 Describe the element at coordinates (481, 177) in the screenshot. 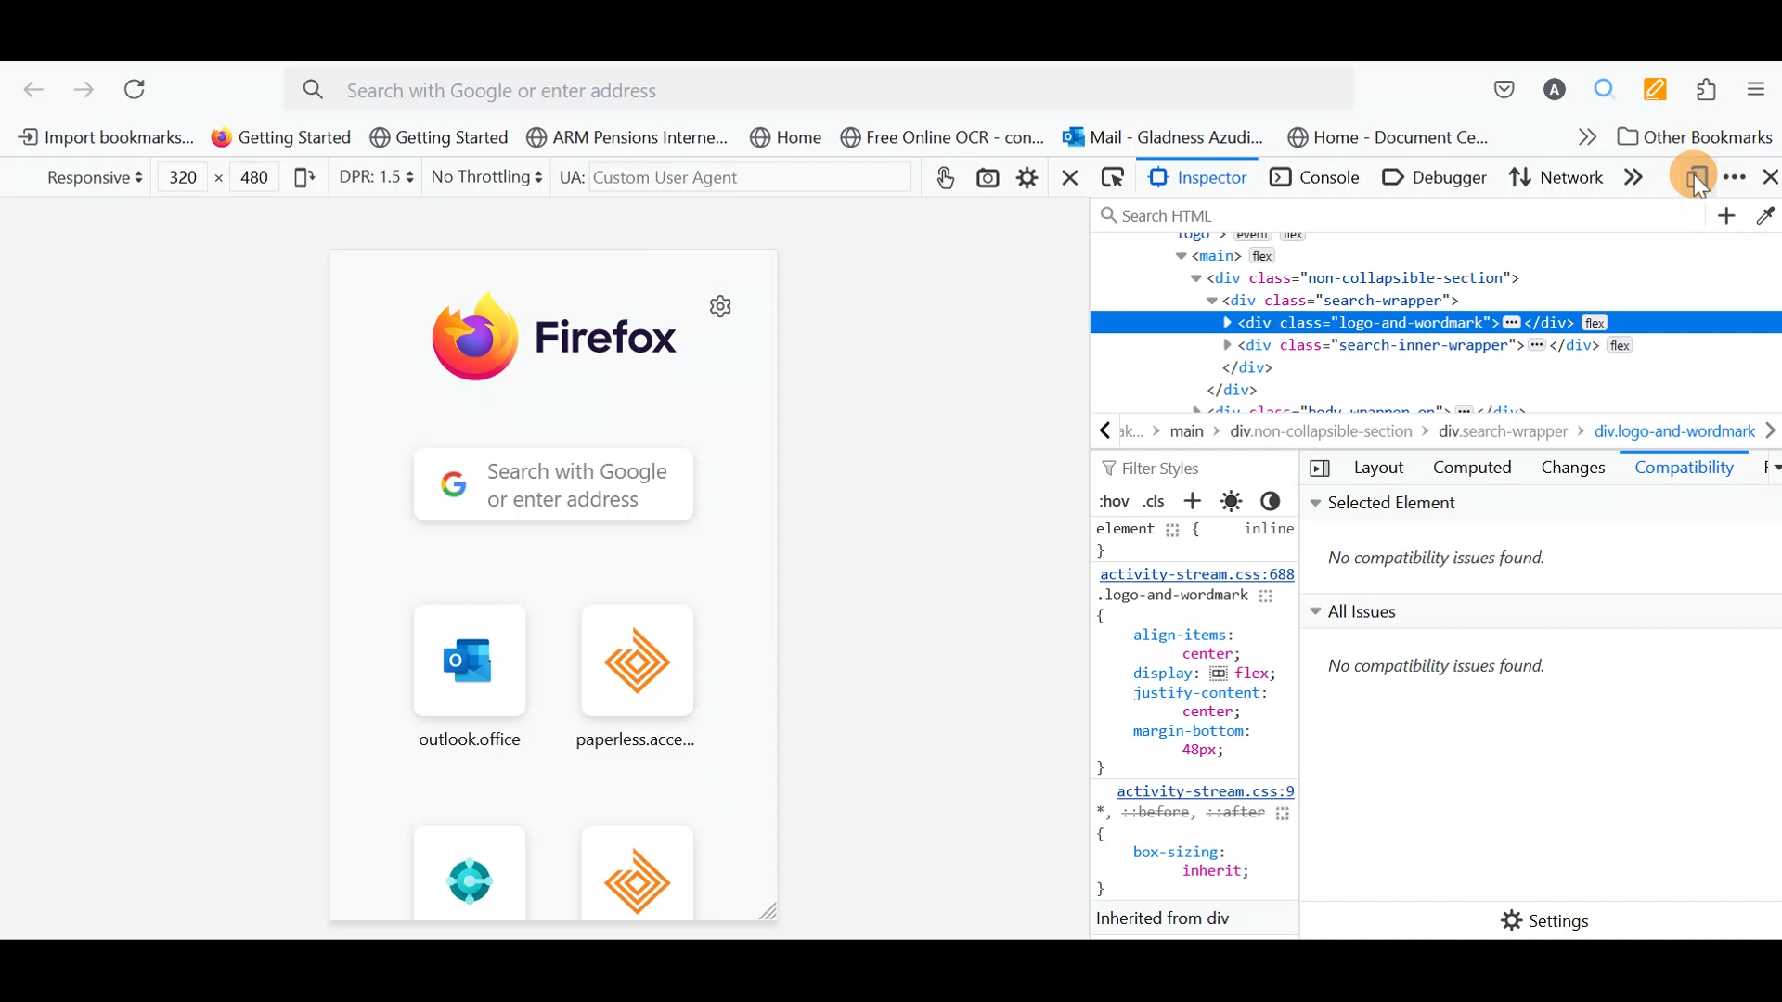

I see `No Throttling` at that location.